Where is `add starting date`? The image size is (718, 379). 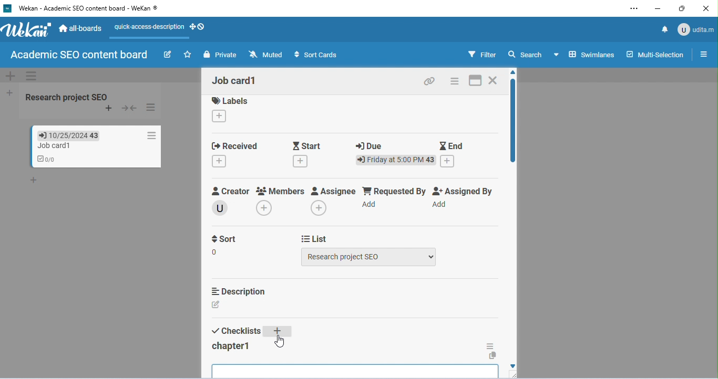 add starting date is located at coordinates (301, 162).